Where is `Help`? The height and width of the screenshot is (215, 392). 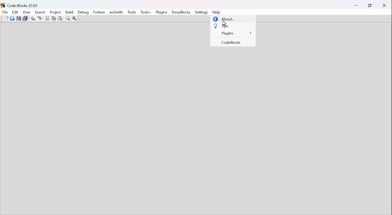 Help is located at coordinates (217, 11).